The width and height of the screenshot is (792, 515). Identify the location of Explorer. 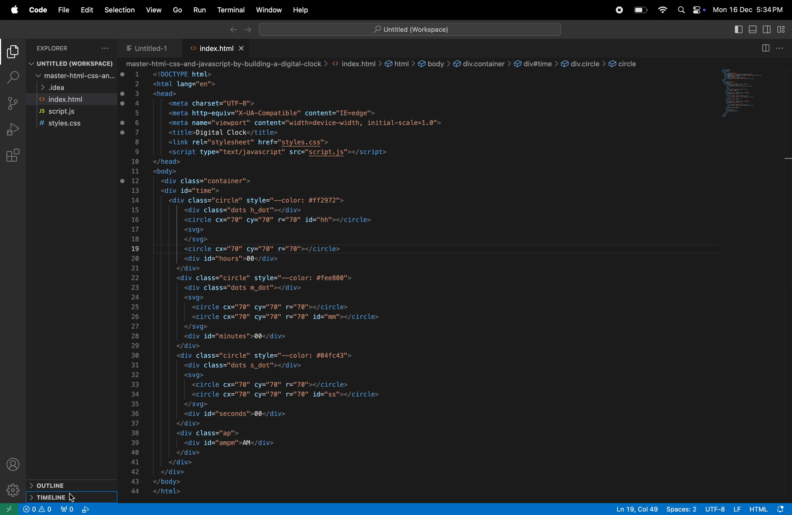
(70, 48).